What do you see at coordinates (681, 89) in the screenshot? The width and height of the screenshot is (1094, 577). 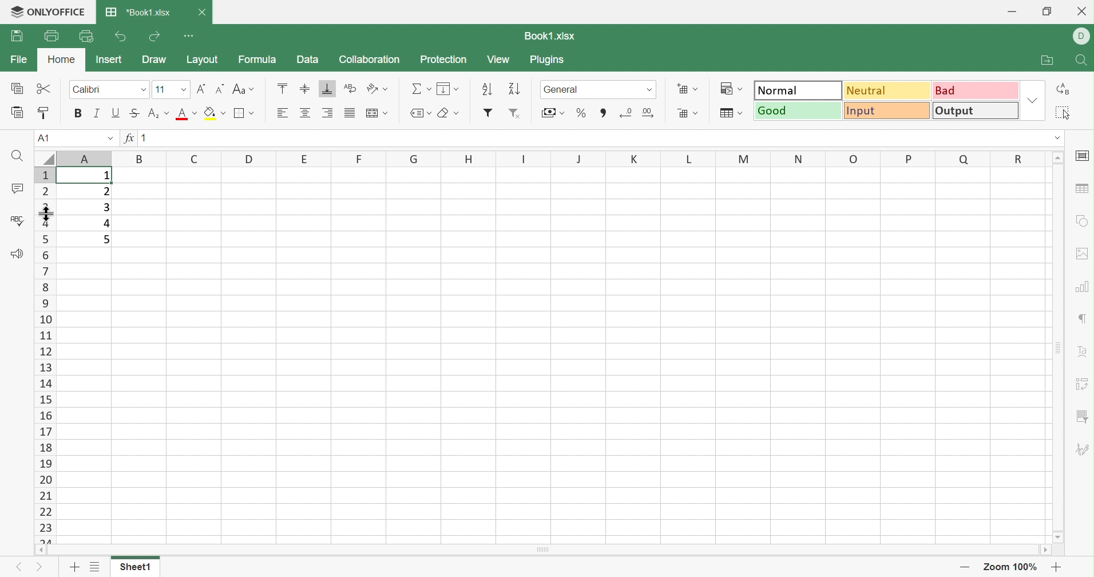 I see `Insert cells` at bounding box center [681, 89].